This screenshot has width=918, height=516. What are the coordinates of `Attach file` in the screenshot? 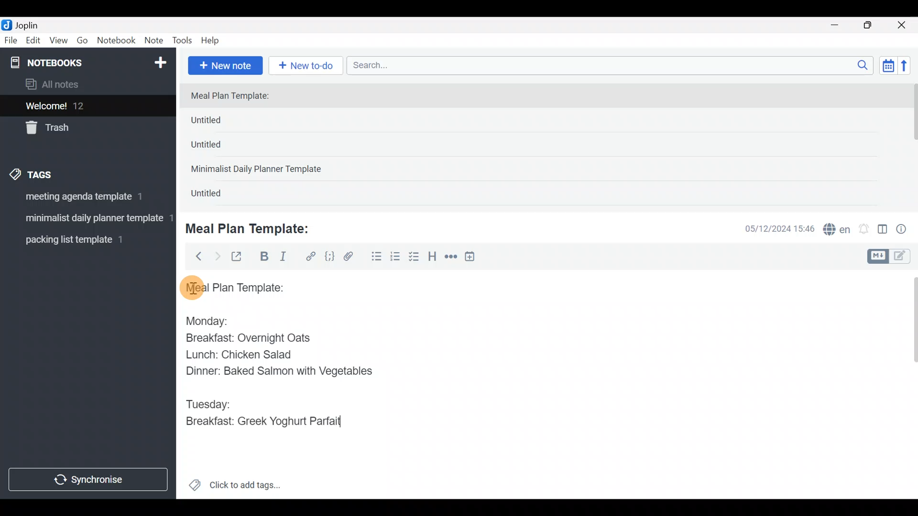 It's located at (351, 258).